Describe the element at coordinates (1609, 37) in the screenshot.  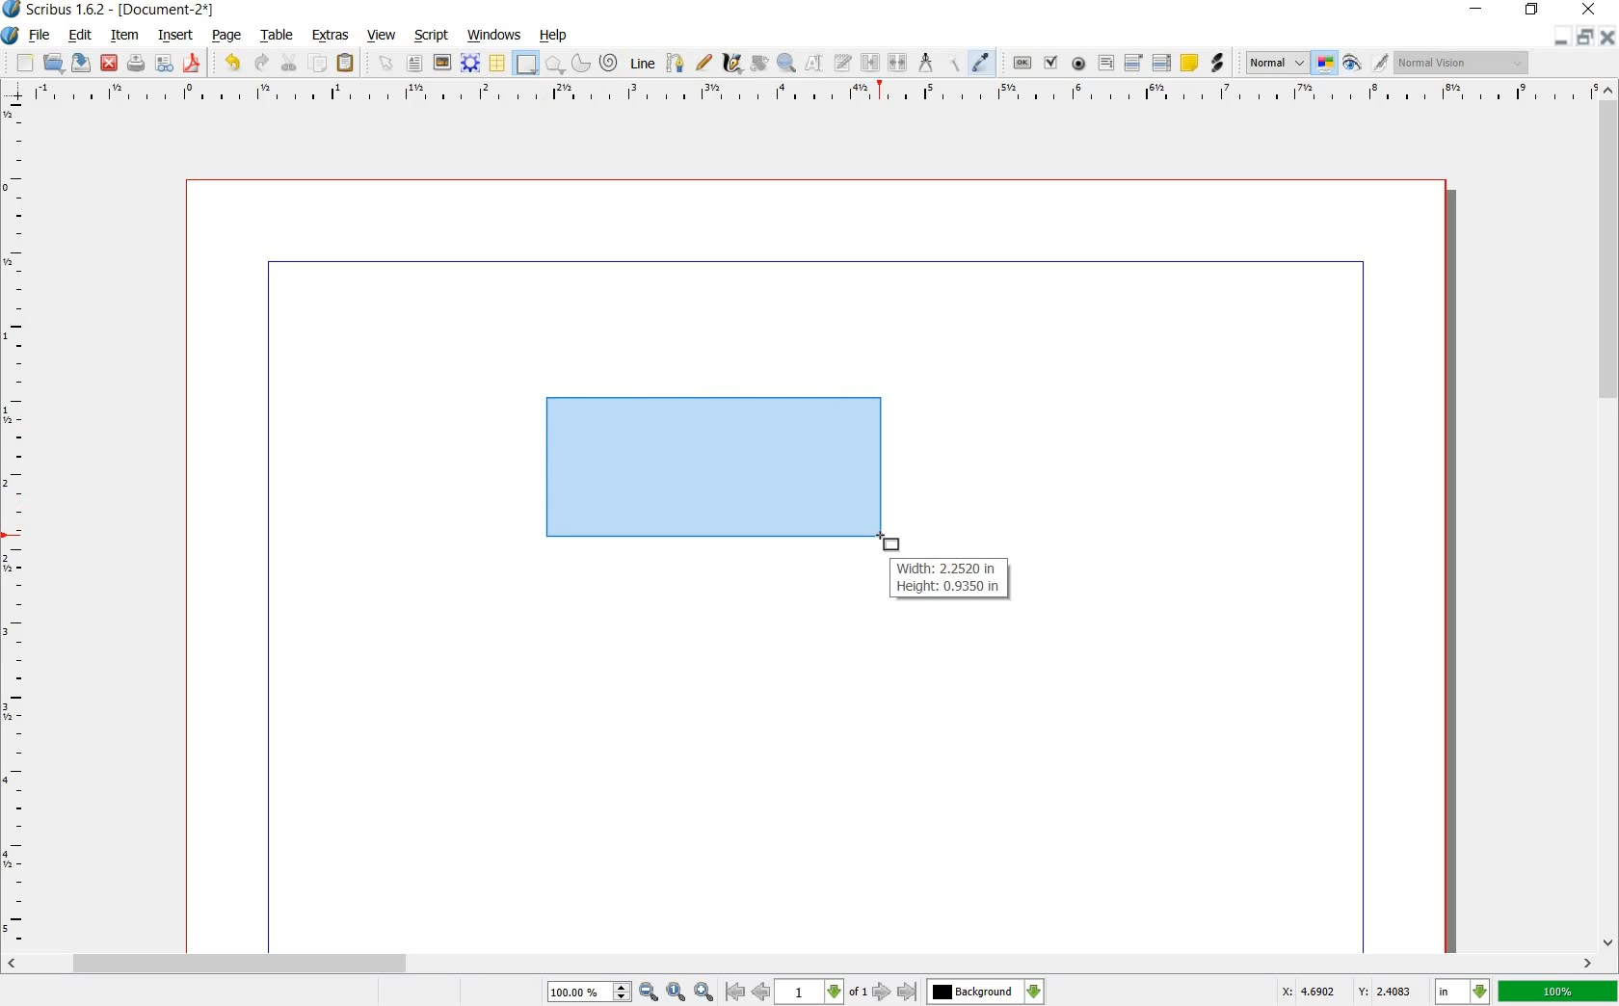
I see `CLOSE` at that location.